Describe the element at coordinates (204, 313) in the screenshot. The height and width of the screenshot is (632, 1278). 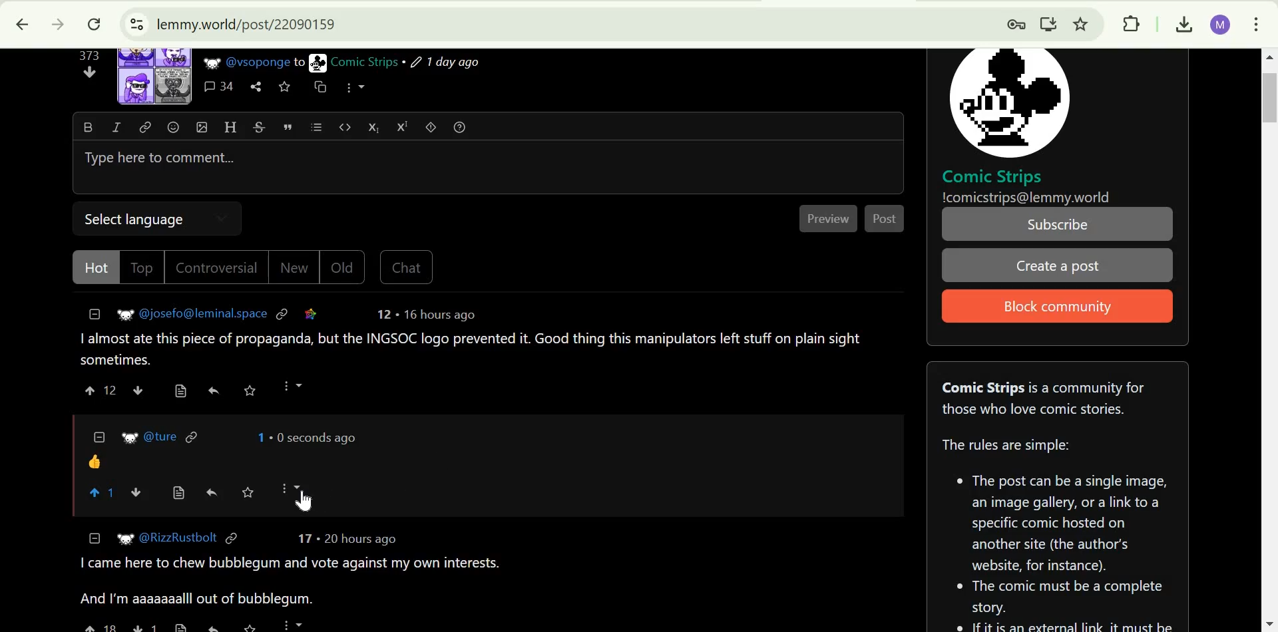
I see `user ID` at that location.